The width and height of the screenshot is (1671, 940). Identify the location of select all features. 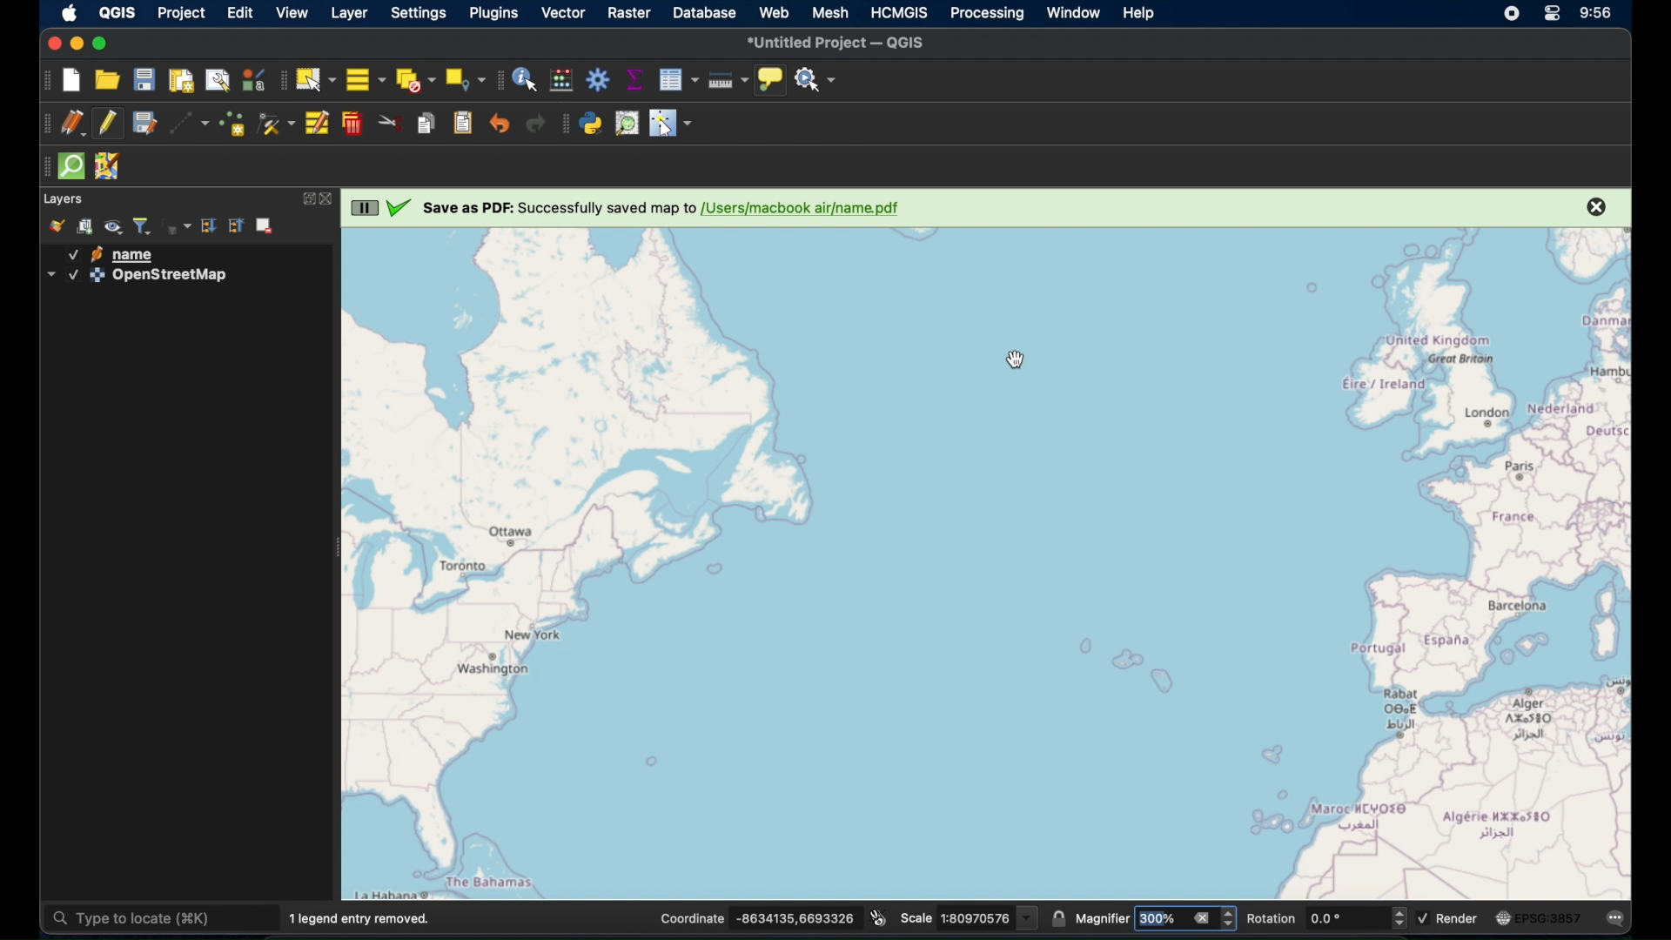
(366, 81).